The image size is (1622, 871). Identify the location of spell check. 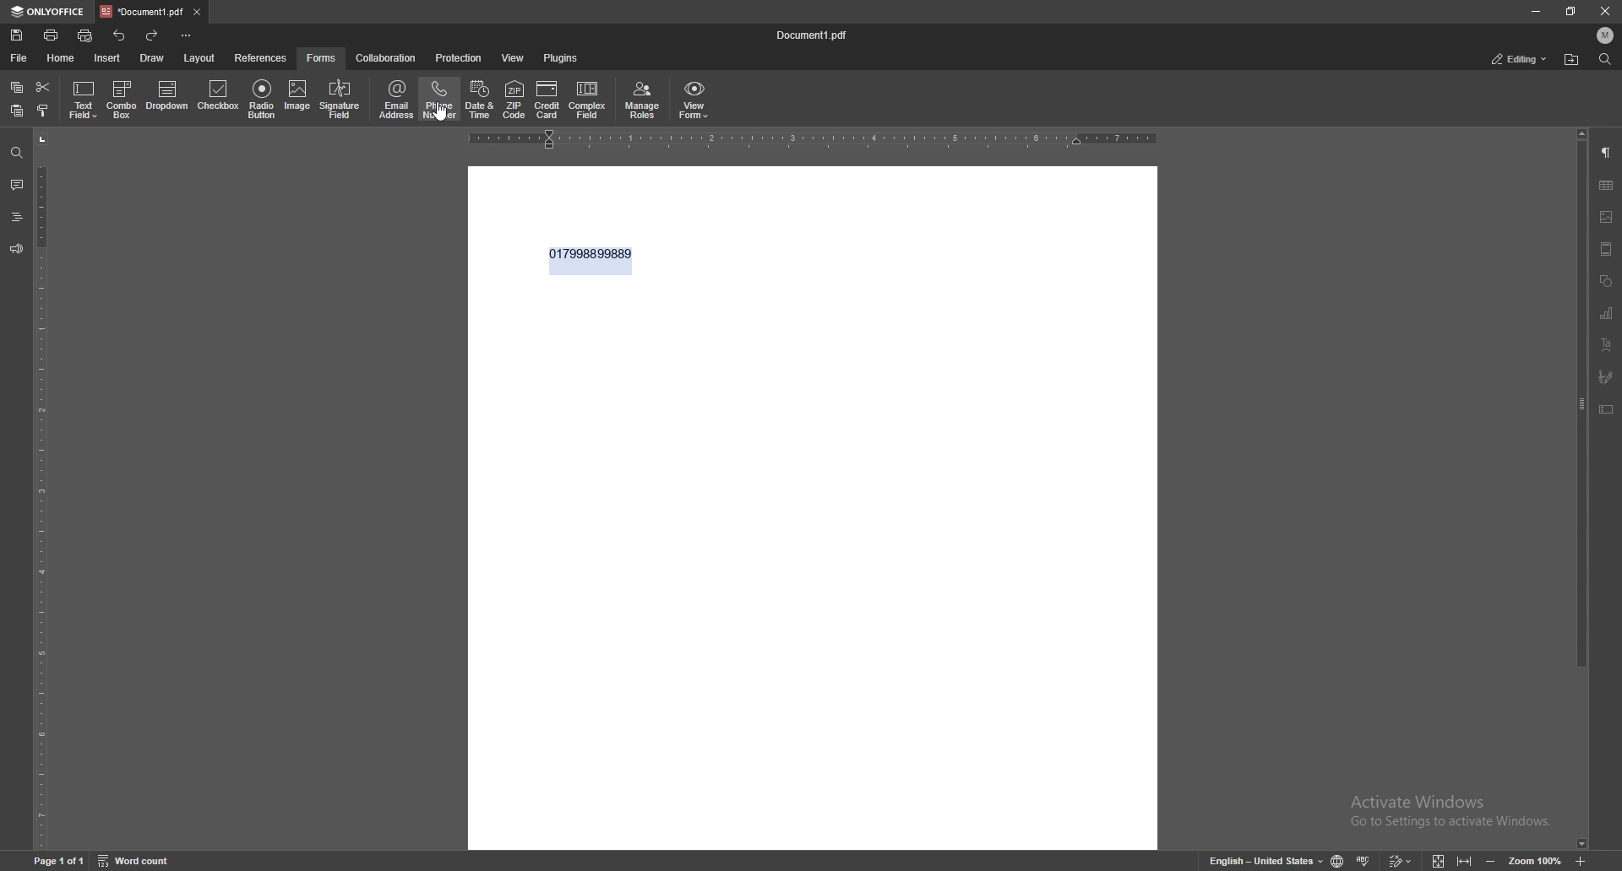
(1366, 860).